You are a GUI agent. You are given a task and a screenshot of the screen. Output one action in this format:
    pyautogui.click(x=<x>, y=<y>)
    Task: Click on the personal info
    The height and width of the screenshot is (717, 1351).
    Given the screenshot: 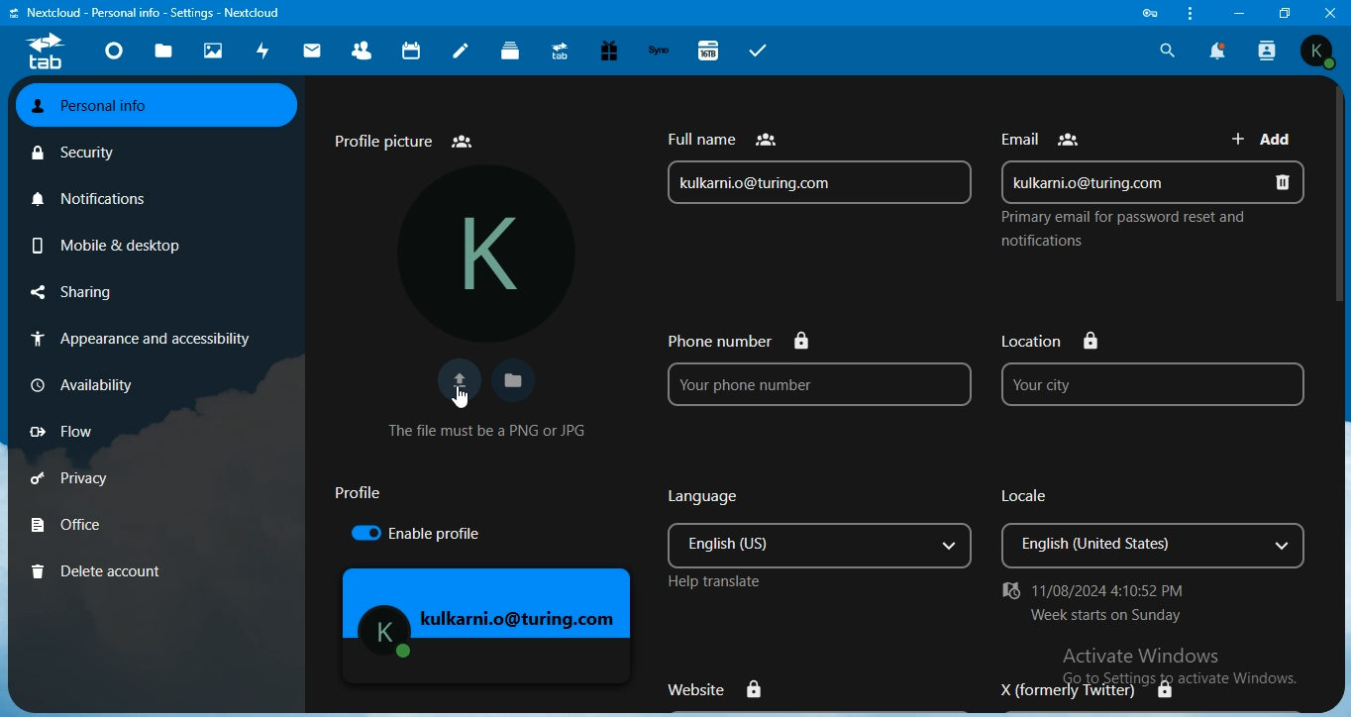 What is the action you would take?
    pyautogui.click(x=157, y=107)
    